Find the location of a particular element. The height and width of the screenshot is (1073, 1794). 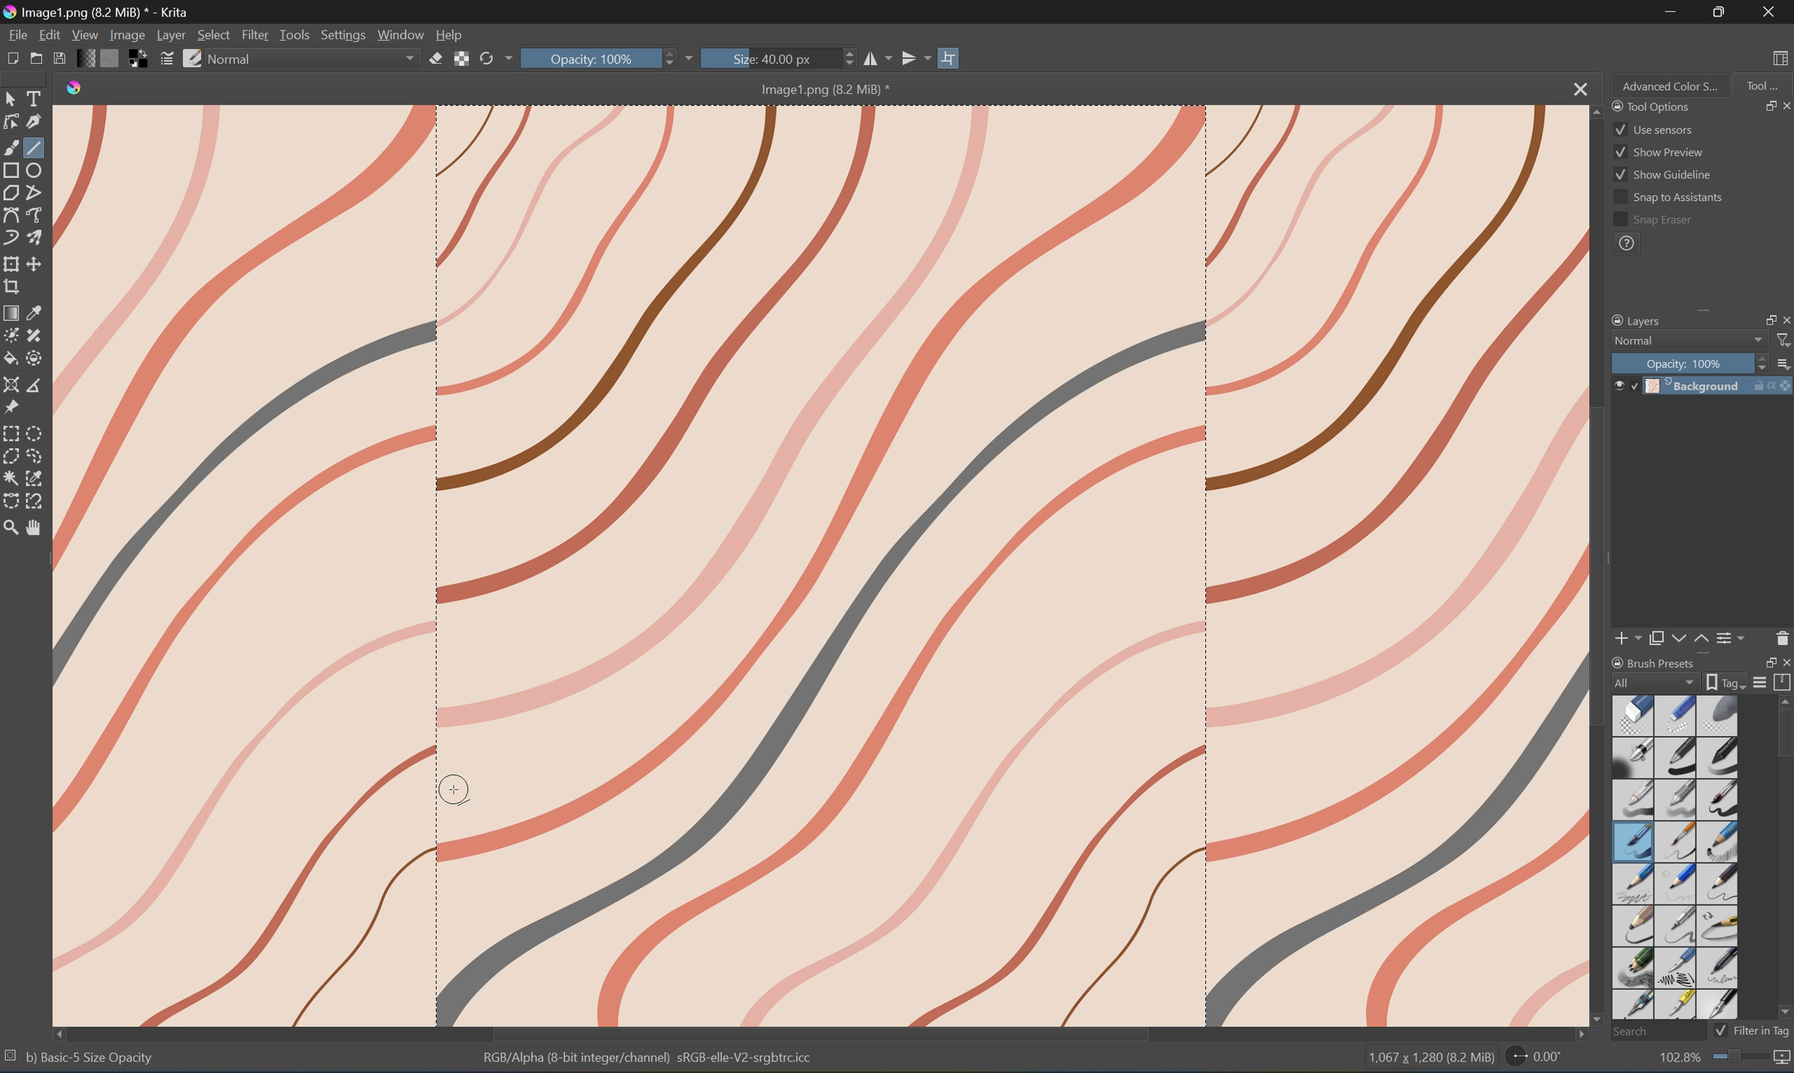

Restore Down is located at coordinates (1761, 319).